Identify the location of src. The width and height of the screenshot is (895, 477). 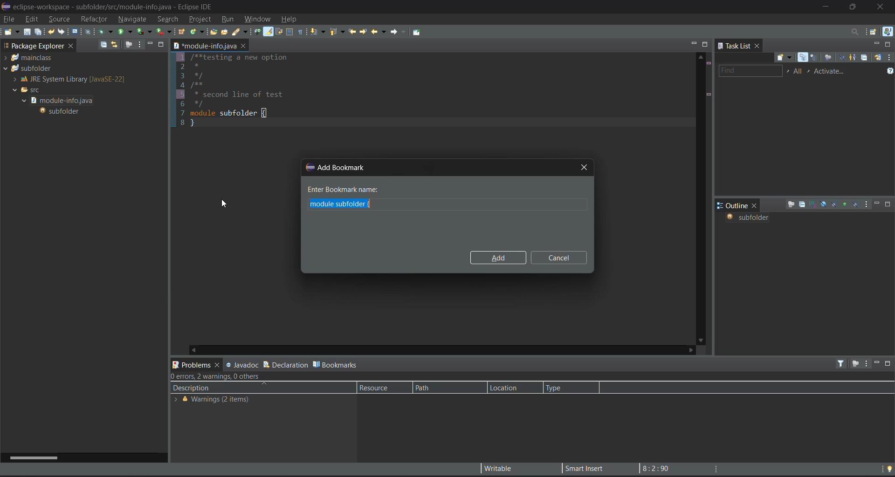
(28, 89).